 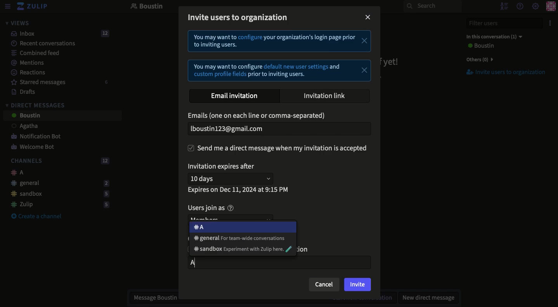 What do you see at coordinates (31, 53) in the screenshot?
I see `Combined feed` at bounding box center [31, 53].